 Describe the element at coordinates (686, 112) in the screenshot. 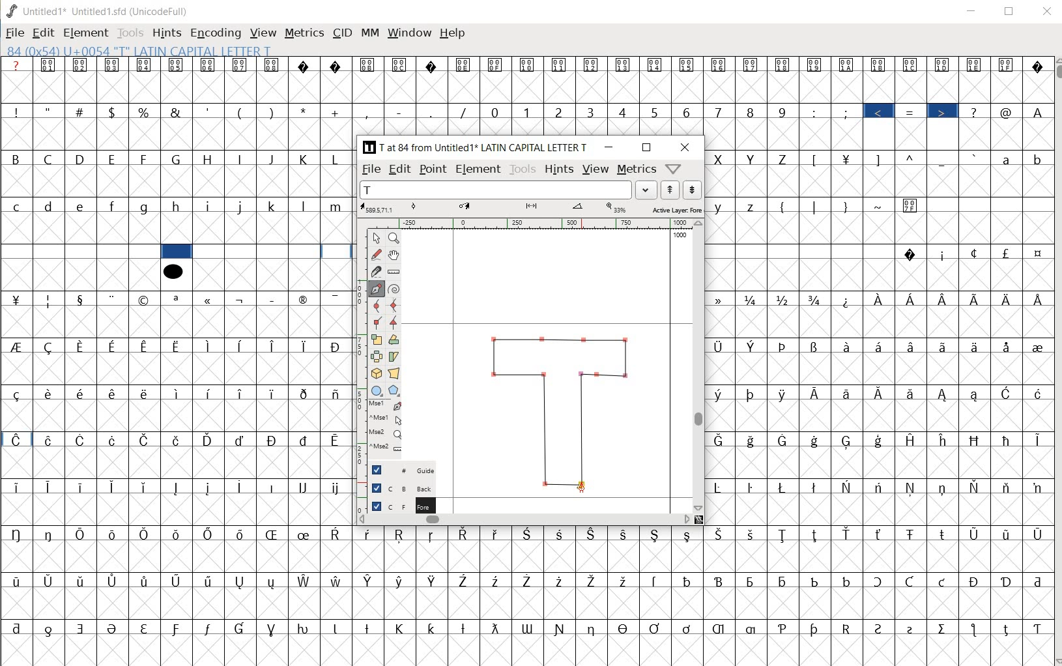

I see `6` at that location.